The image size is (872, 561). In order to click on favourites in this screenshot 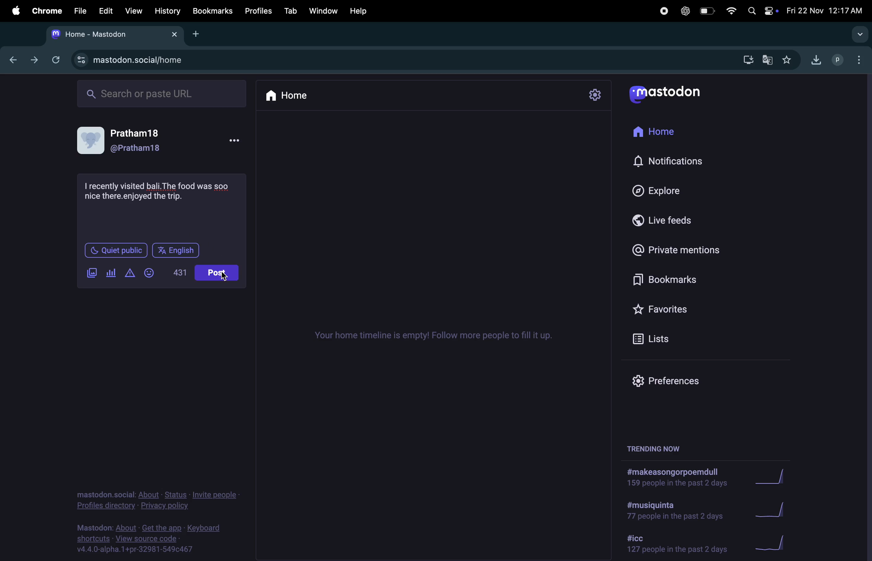, I will do `click(789, 61)`.